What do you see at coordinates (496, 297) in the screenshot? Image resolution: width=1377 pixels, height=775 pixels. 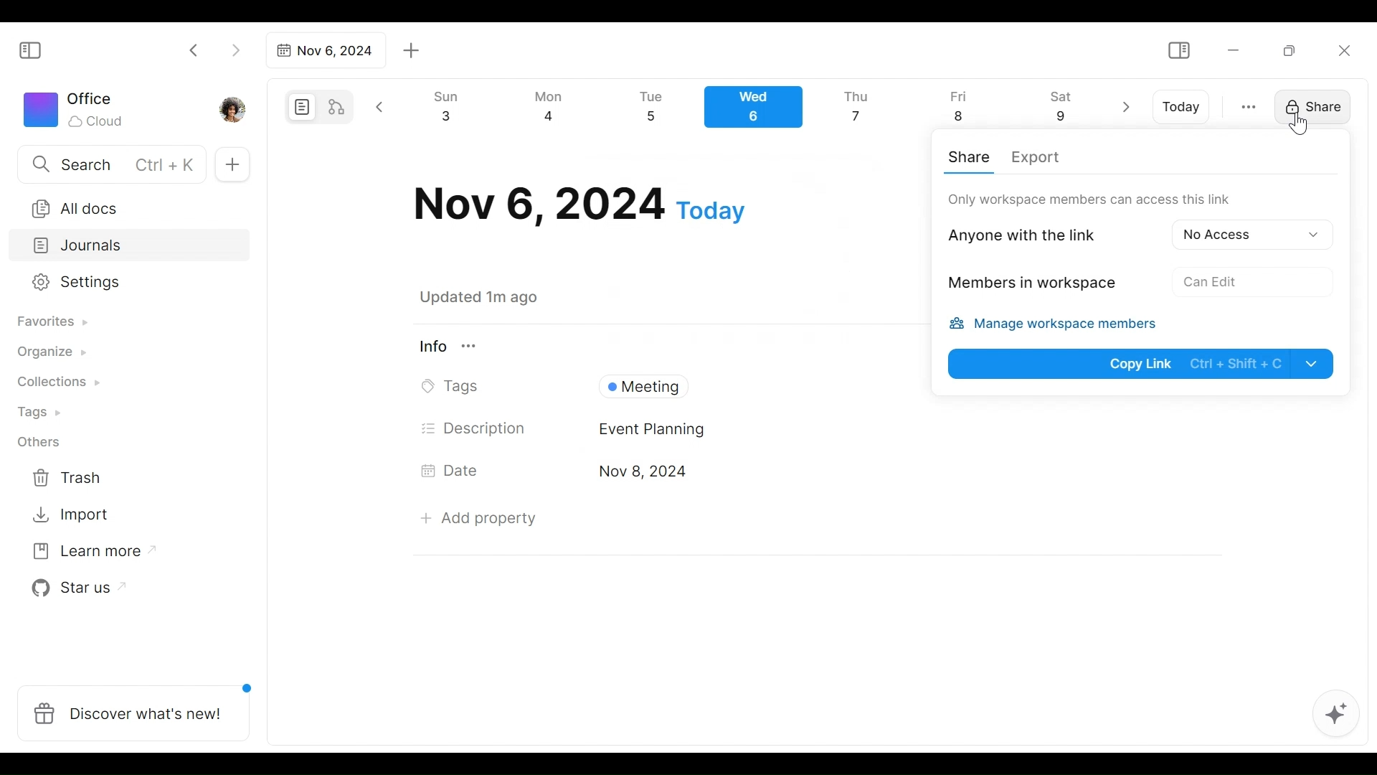 I see `Saved` at bounding box center [496, 297].